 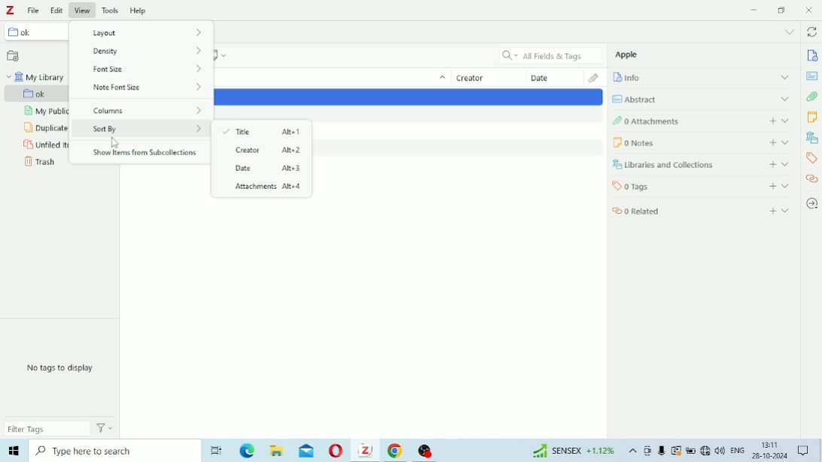 What do you see at coordinates (61, 430) in the screenshot?
I see `Filter Tags.` at bounding box center [61, 430].